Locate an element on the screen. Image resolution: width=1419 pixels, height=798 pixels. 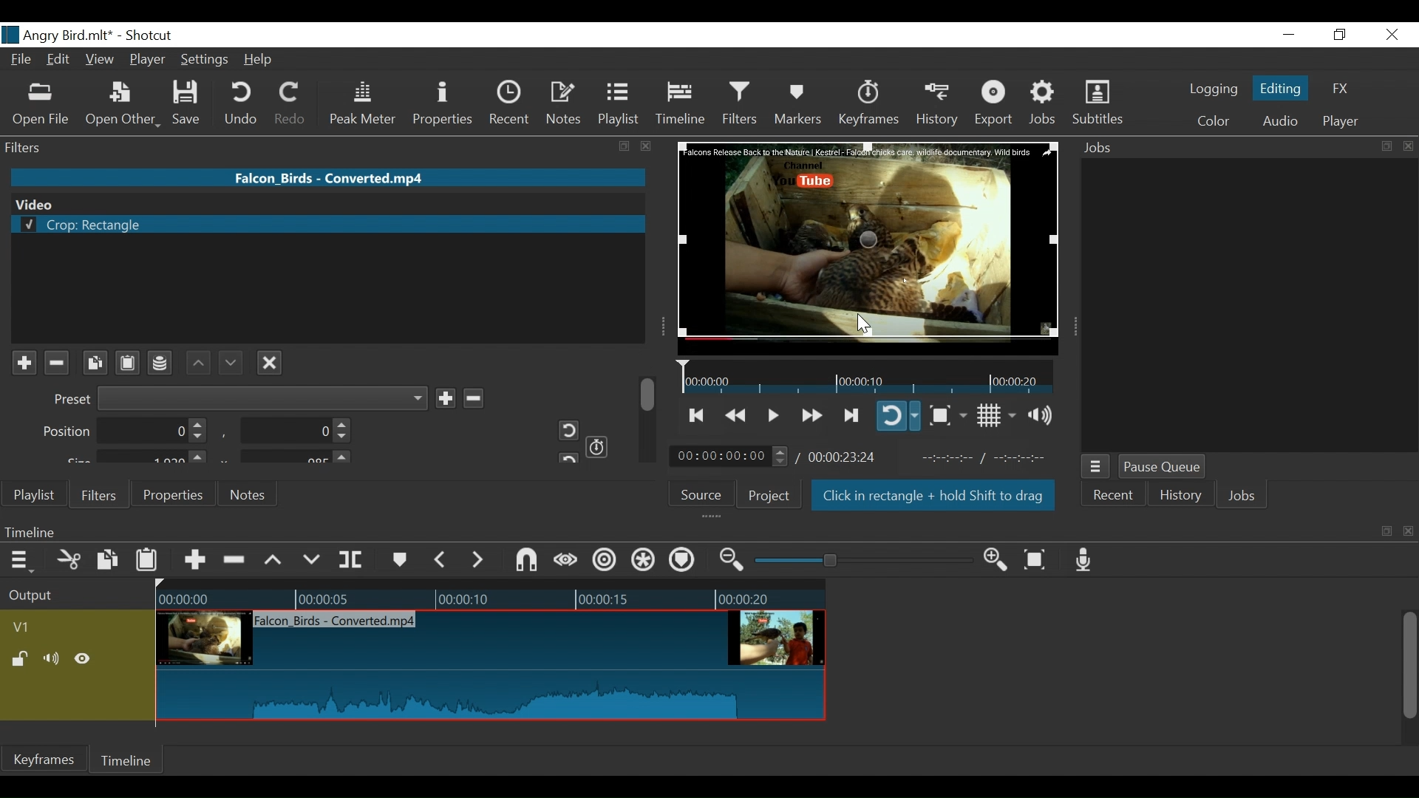
title is located at coordinates (109, 34).